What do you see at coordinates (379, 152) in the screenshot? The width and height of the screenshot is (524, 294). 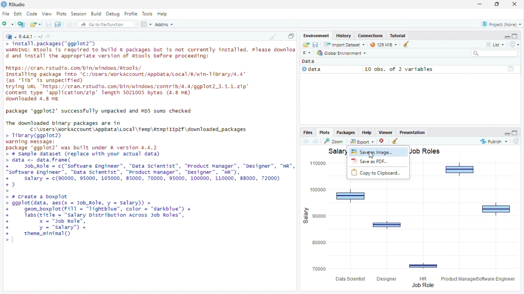 I see `Save as image` at bounding box center [379, 152].